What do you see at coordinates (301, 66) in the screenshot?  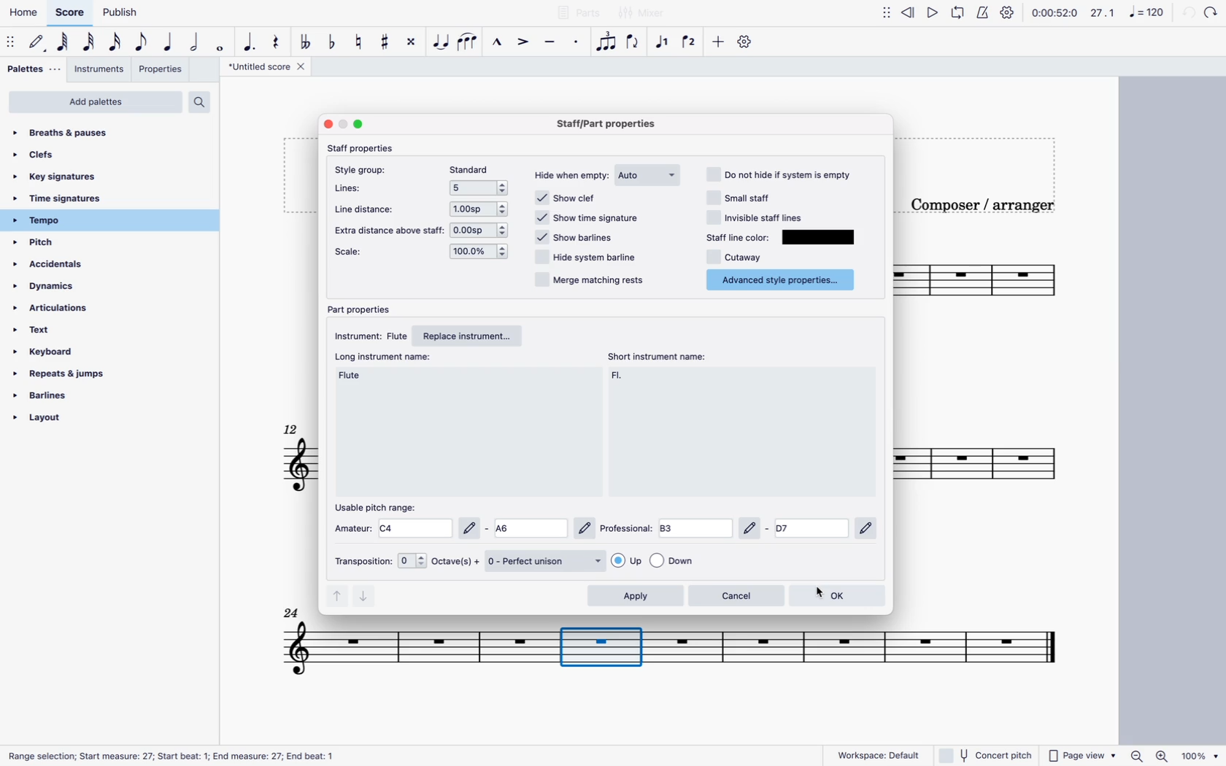 I see `close tab` at bounding box center [301, 66].